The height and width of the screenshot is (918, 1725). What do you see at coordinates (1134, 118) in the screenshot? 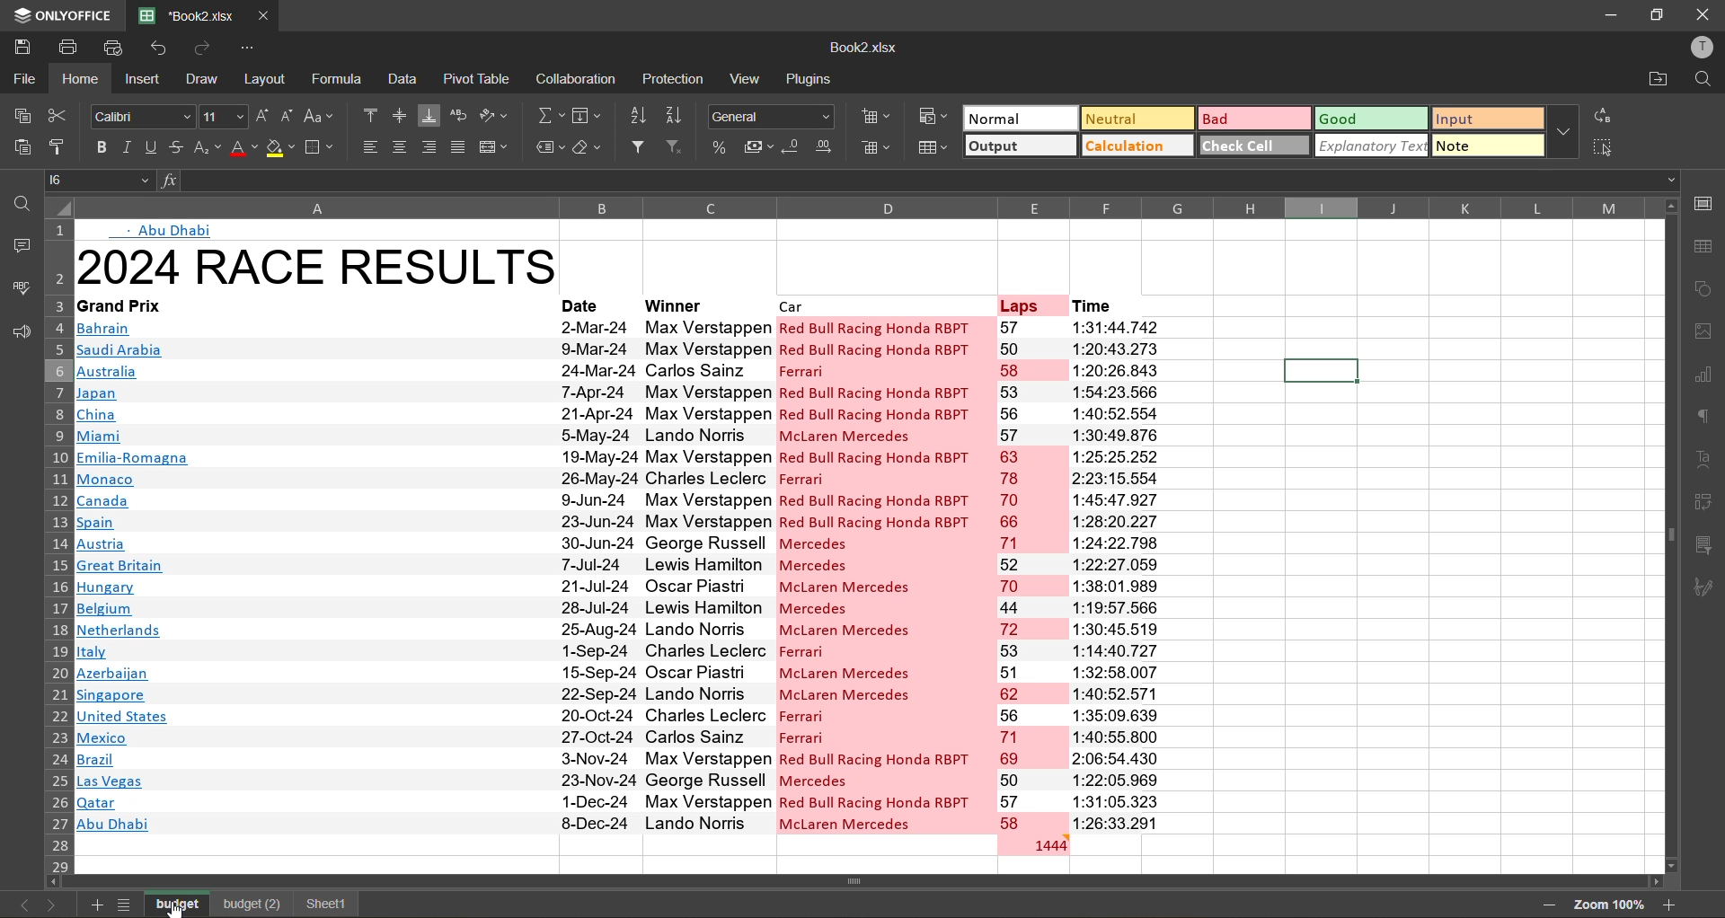
I see `neutral` at bounding box center [1134, 118].